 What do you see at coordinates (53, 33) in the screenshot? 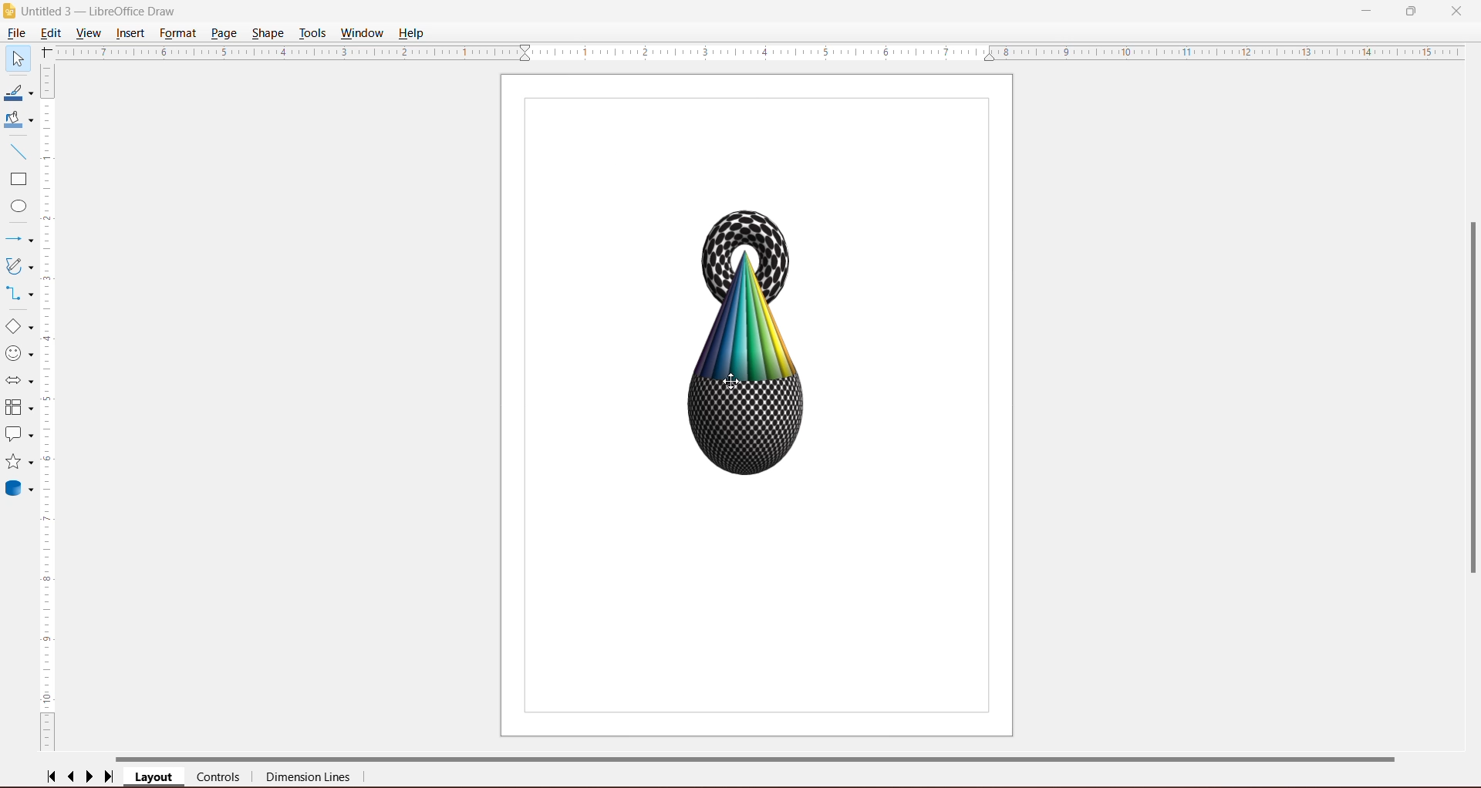
I see `Edit` at bounding box center [53, 33].